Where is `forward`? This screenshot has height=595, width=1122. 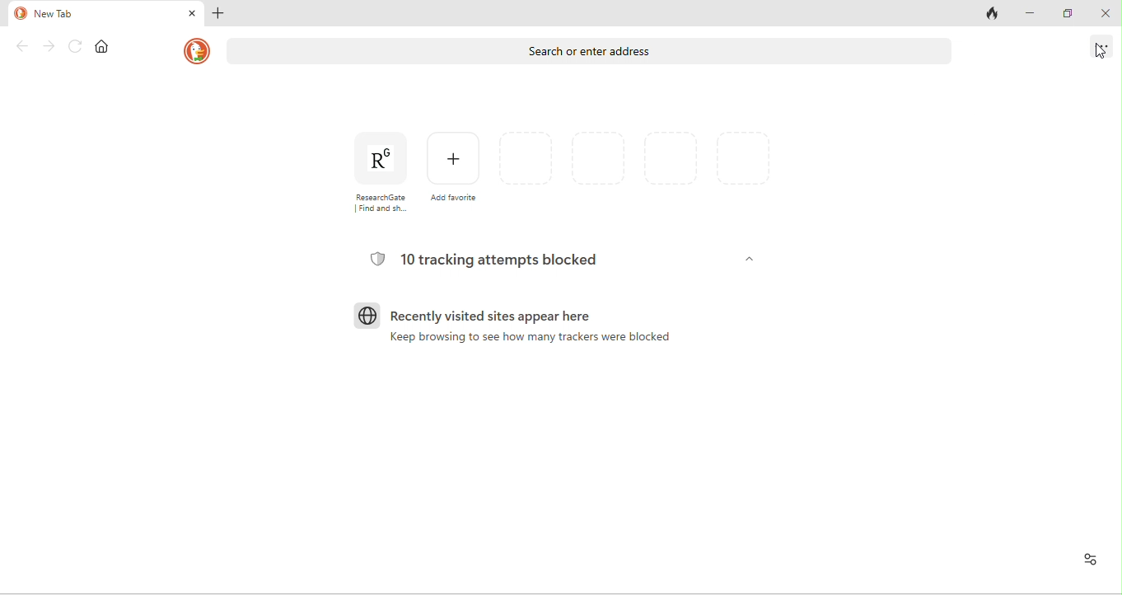
forward is located at coordinates (49, 46).